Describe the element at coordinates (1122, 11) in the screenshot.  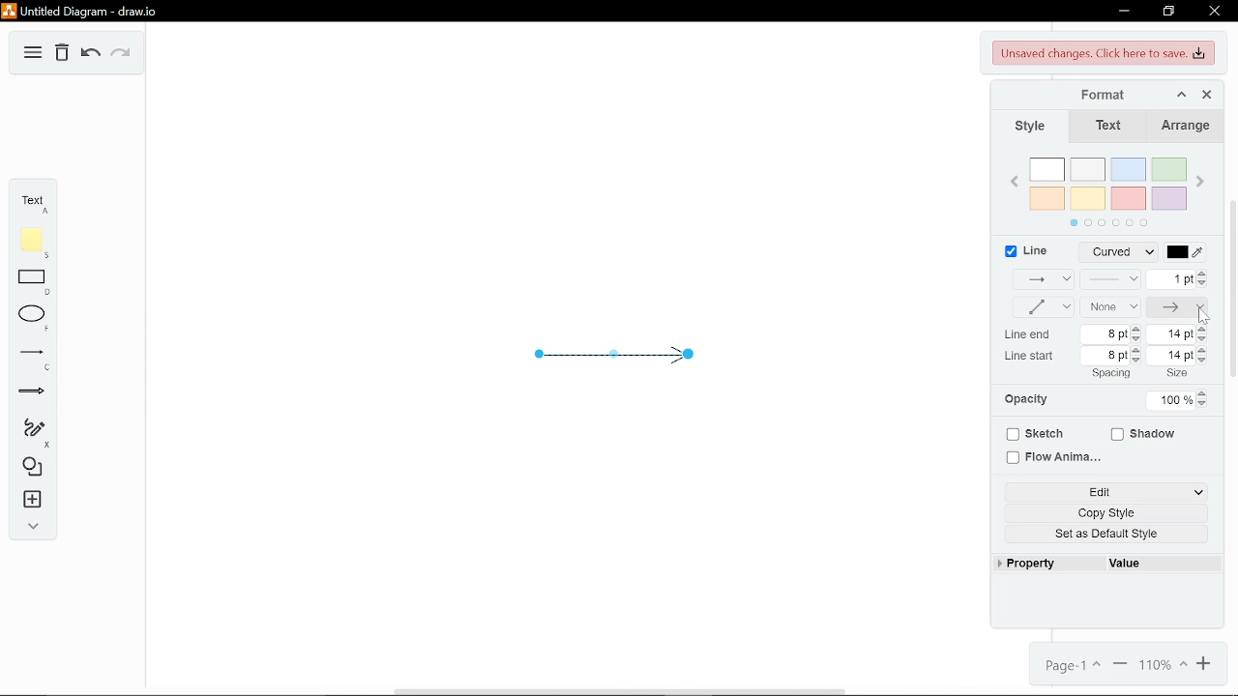
I see `Minimize` at that location.